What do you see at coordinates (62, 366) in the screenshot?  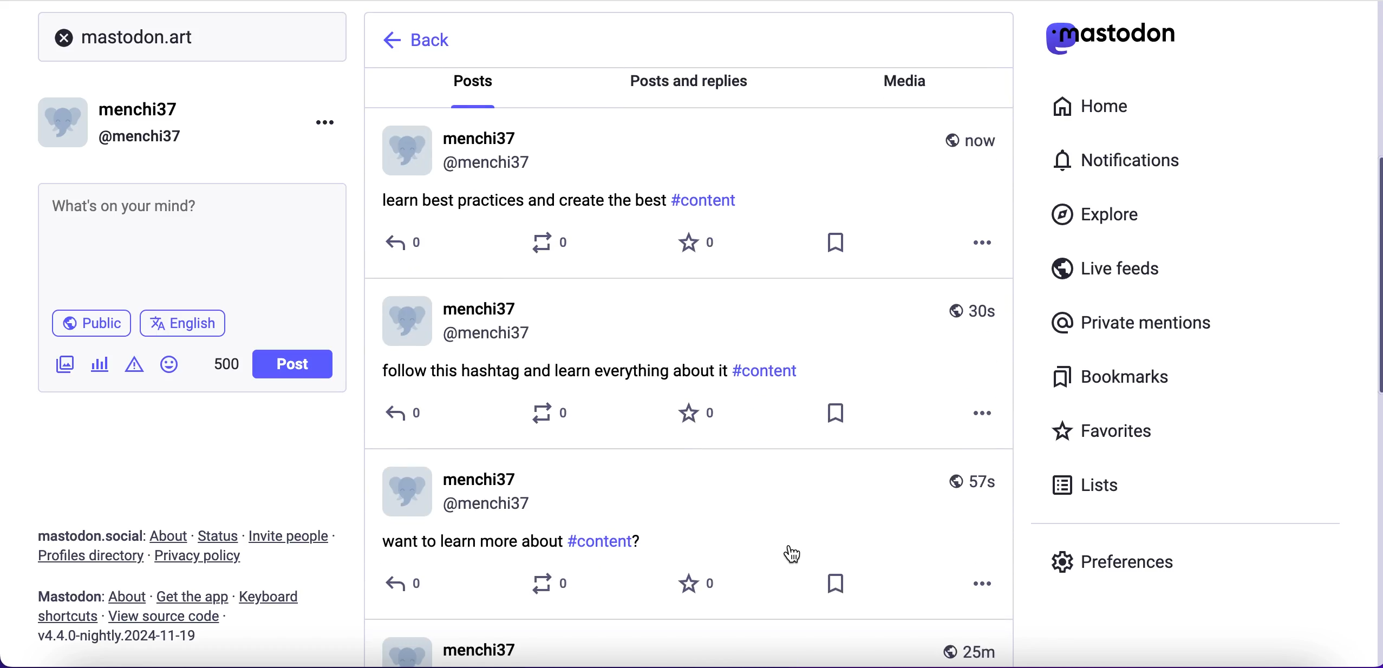 I see `add image` at bounding box center [62, 366].